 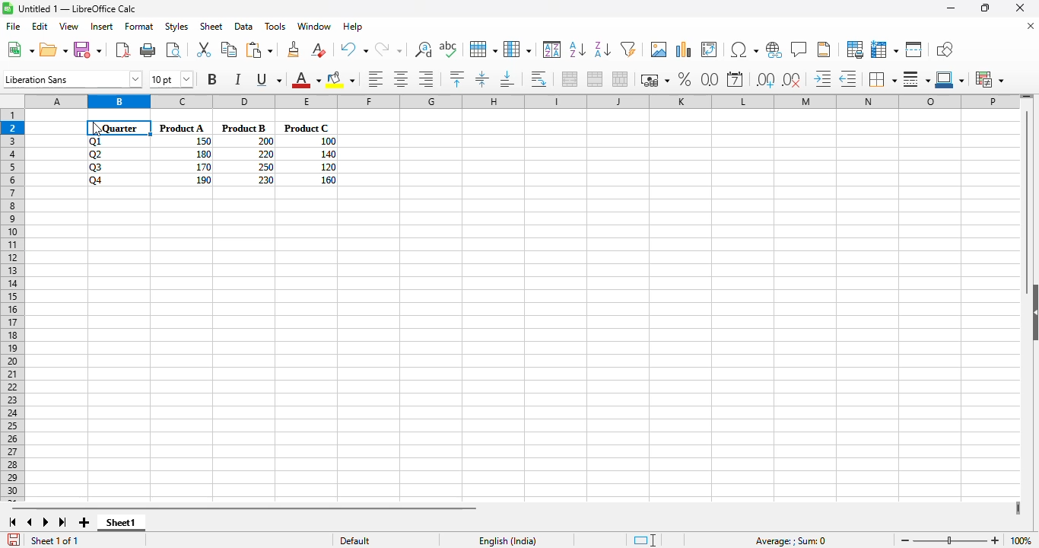 What do you see at coordinates (484, 49) in the screenshot?
I see `row` at bounding box center [484, 49].